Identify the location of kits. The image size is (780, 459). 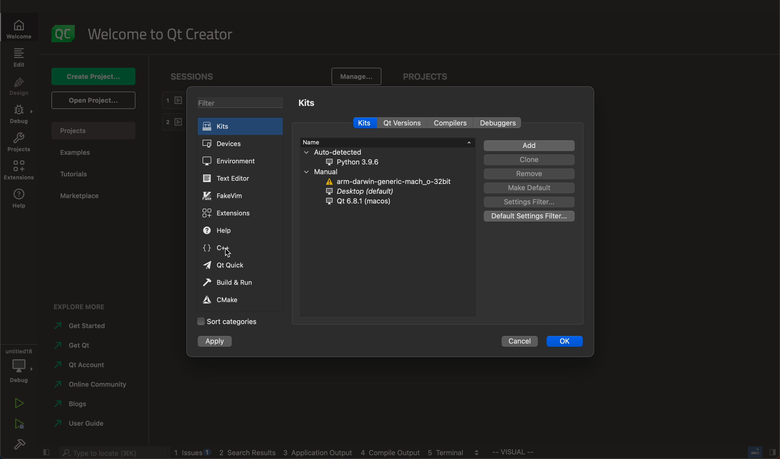
(239, 126).